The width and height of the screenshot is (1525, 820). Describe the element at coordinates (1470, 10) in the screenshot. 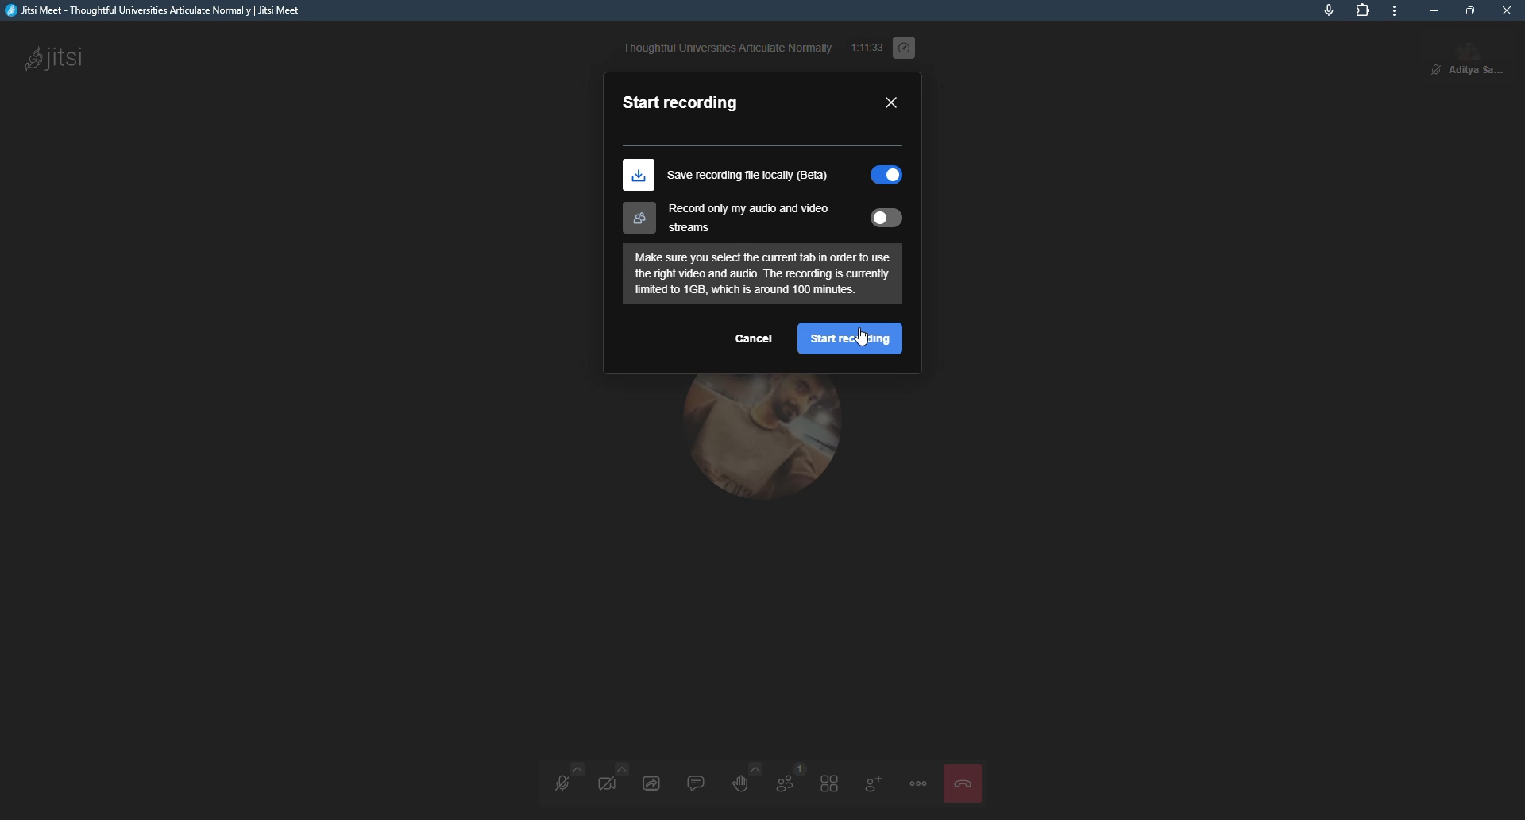

I see `maximize` at that location.